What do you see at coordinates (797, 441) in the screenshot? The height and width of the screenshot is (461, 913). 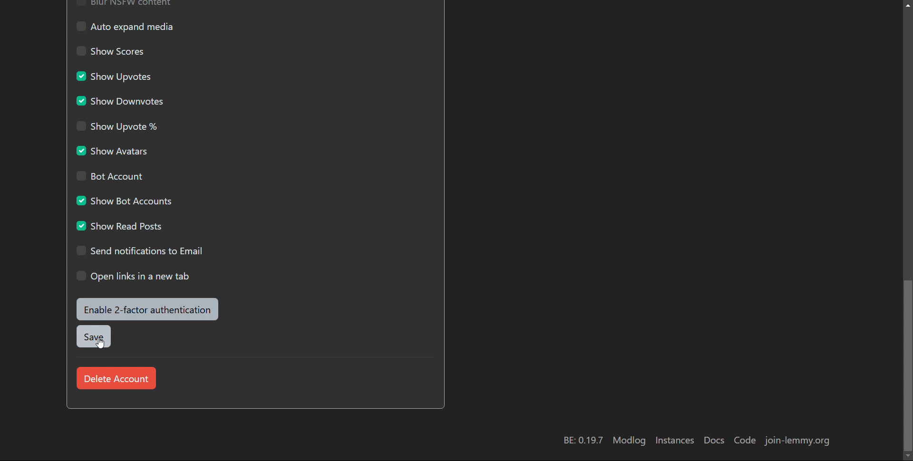 I see `join-lemmy.org` at bounding box center [797, 441].